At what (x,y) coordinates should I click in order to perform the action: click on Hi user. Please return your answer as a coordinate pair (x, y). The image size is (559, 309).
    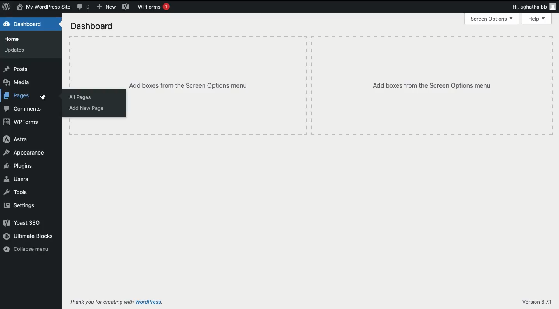
    Looking at the image, I should click on (534, 7).